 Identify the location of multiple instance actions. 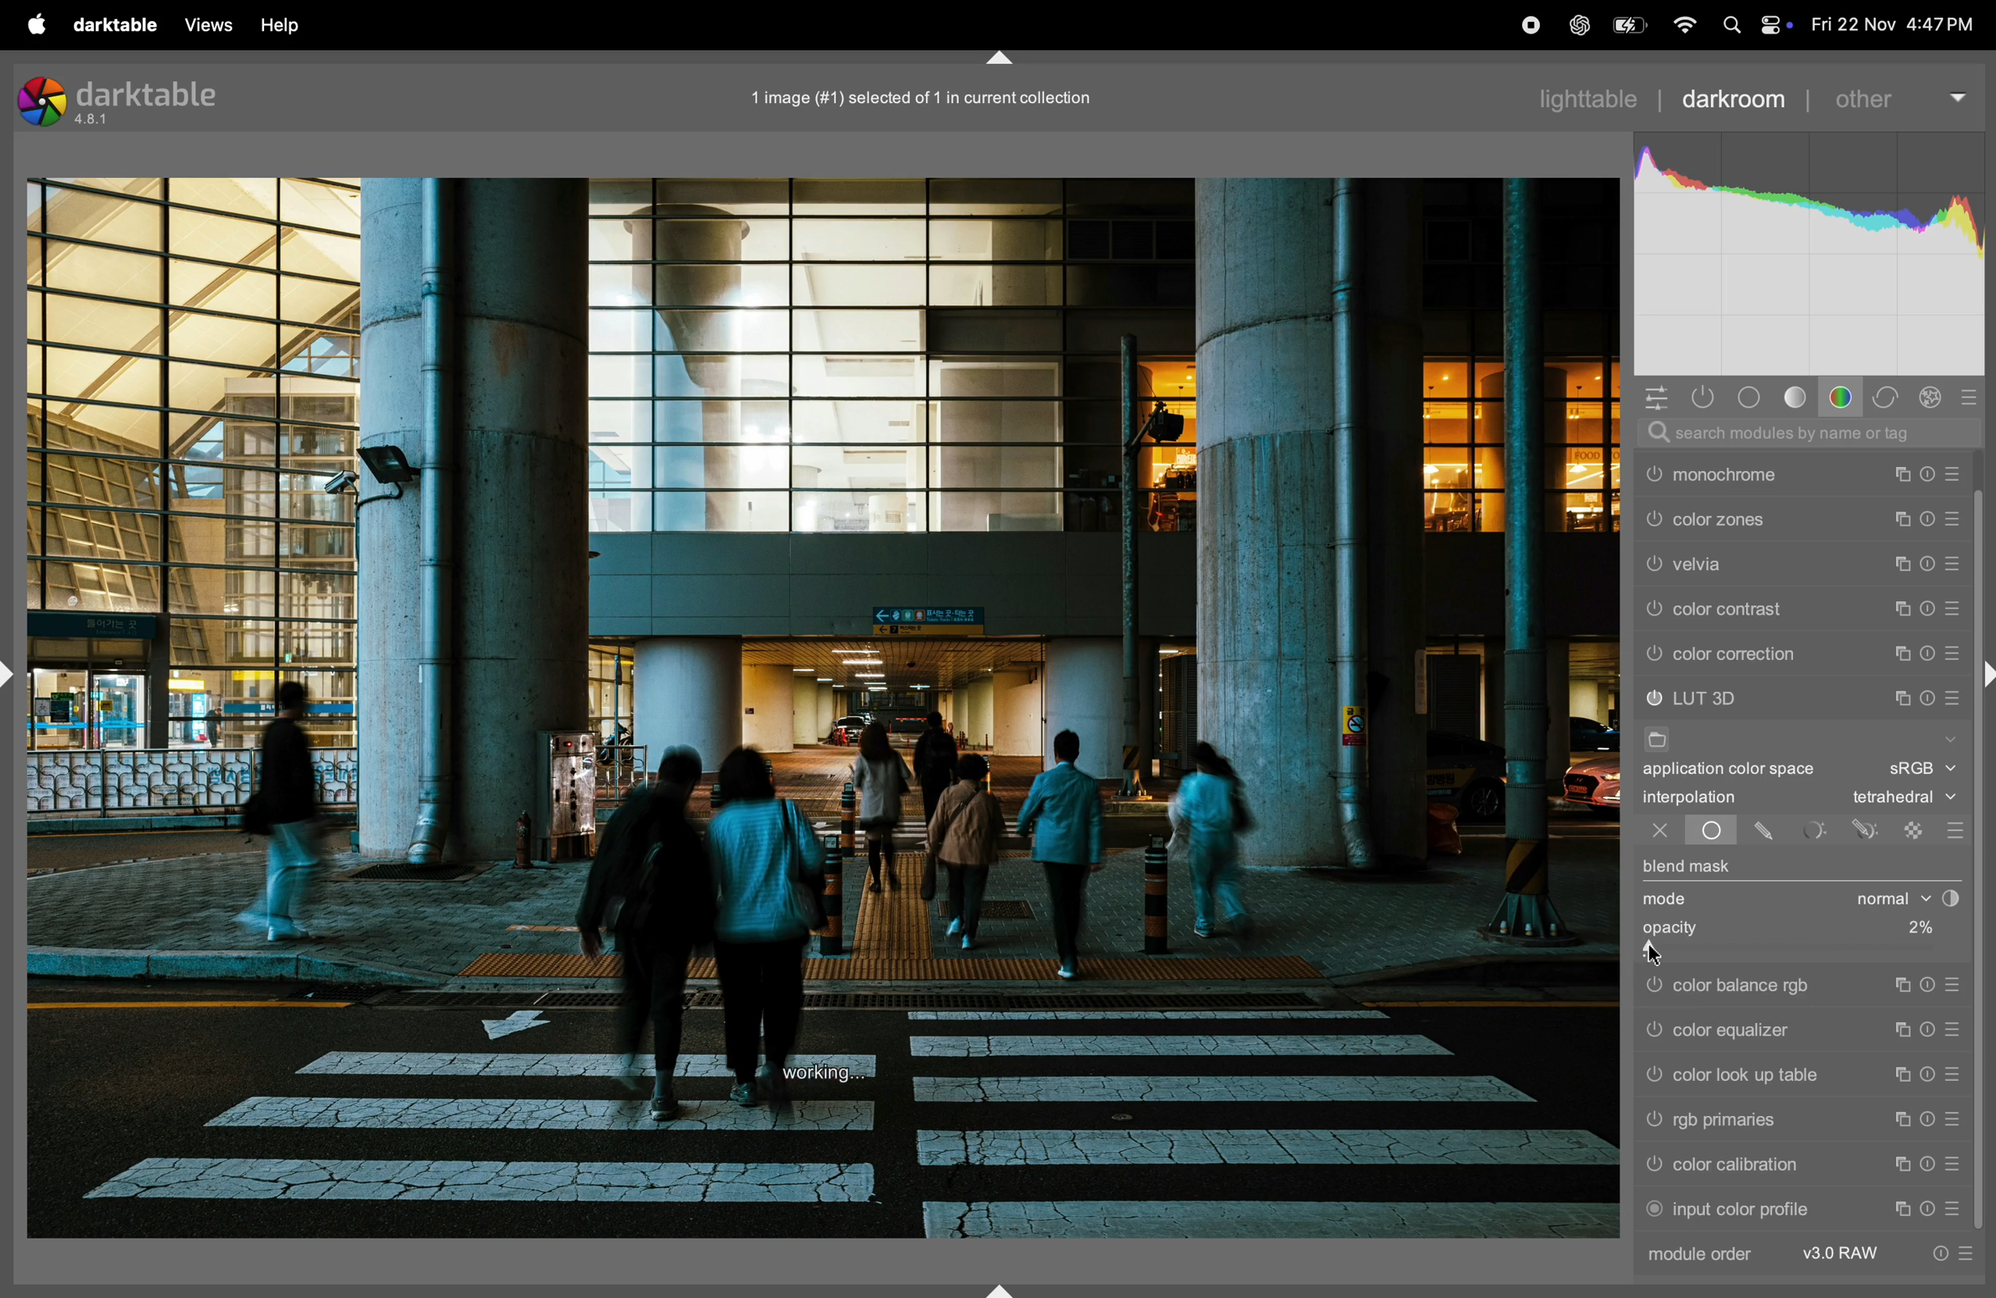
(1902, 1119).